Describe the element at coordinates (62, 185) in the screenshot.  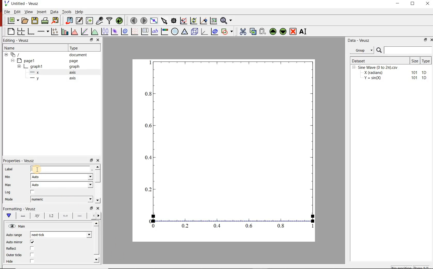
I see `Auto` at that location.